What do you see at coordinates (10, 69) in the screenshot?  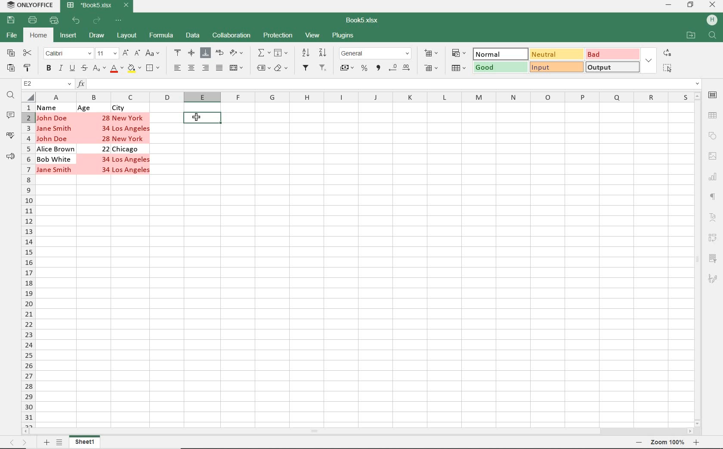 I see `PASTE` at bounding box center [10, 69].